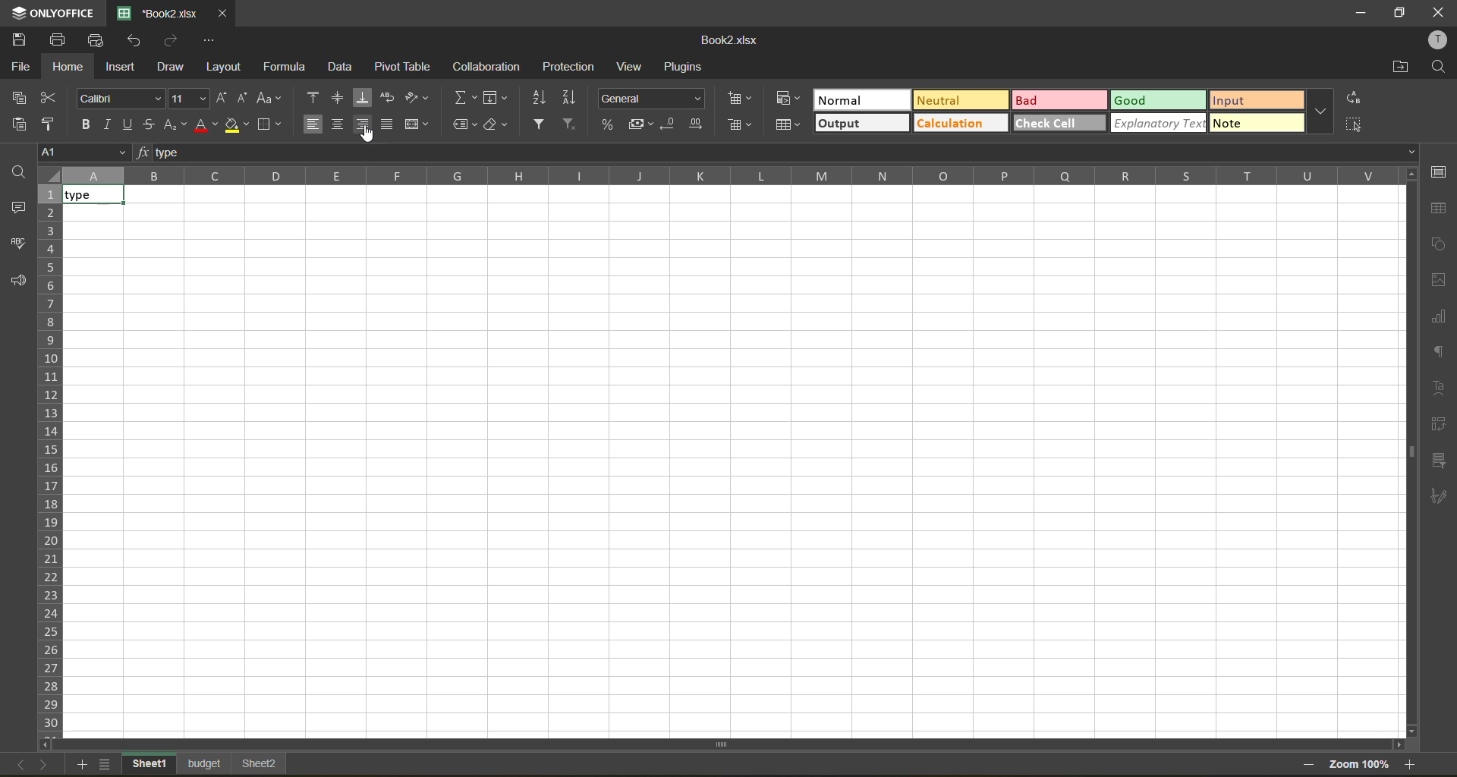 This screenshot has height=777, width=1457. Describe the element at coordinates (207, 38) in the screenshot. I see `customize quick access toolbar` at that location.